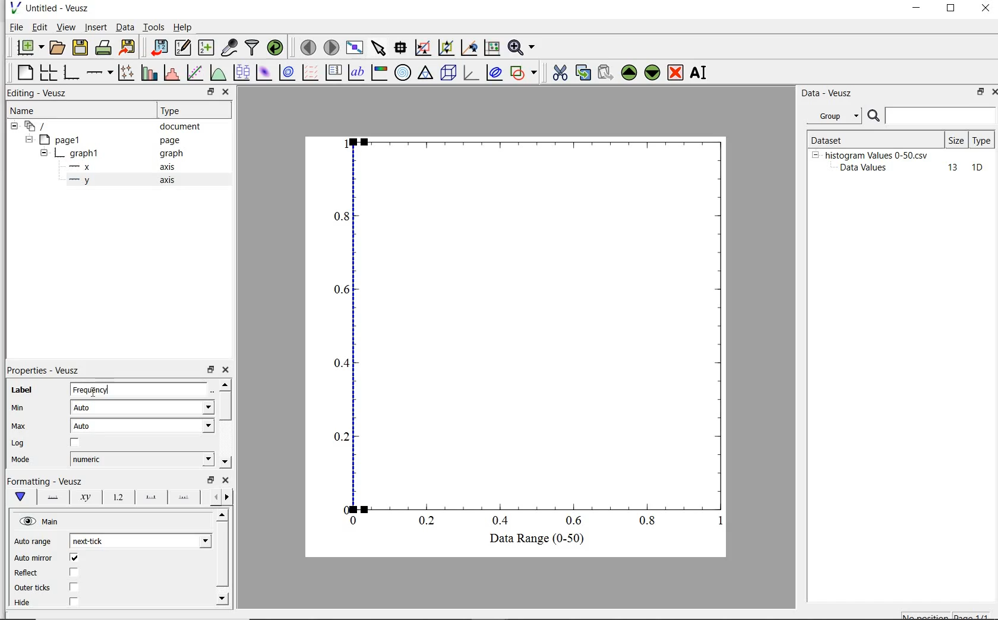  What do you see at coordinates (833, 116) in the screenshot?
I see `group` at bounding box center [833, 116].